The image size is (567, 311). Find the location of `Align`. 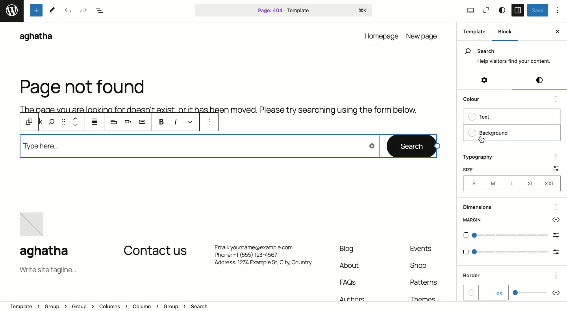

Align is located at coordinates (126, 123).